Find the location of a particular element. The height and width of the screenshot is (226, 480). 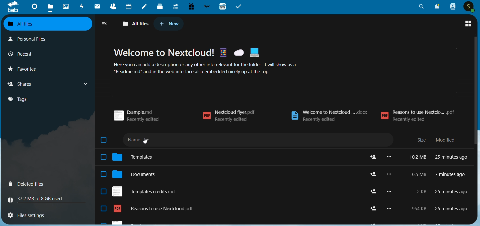

37.2 B of 8 GB used is located at coordinates (45, 198).